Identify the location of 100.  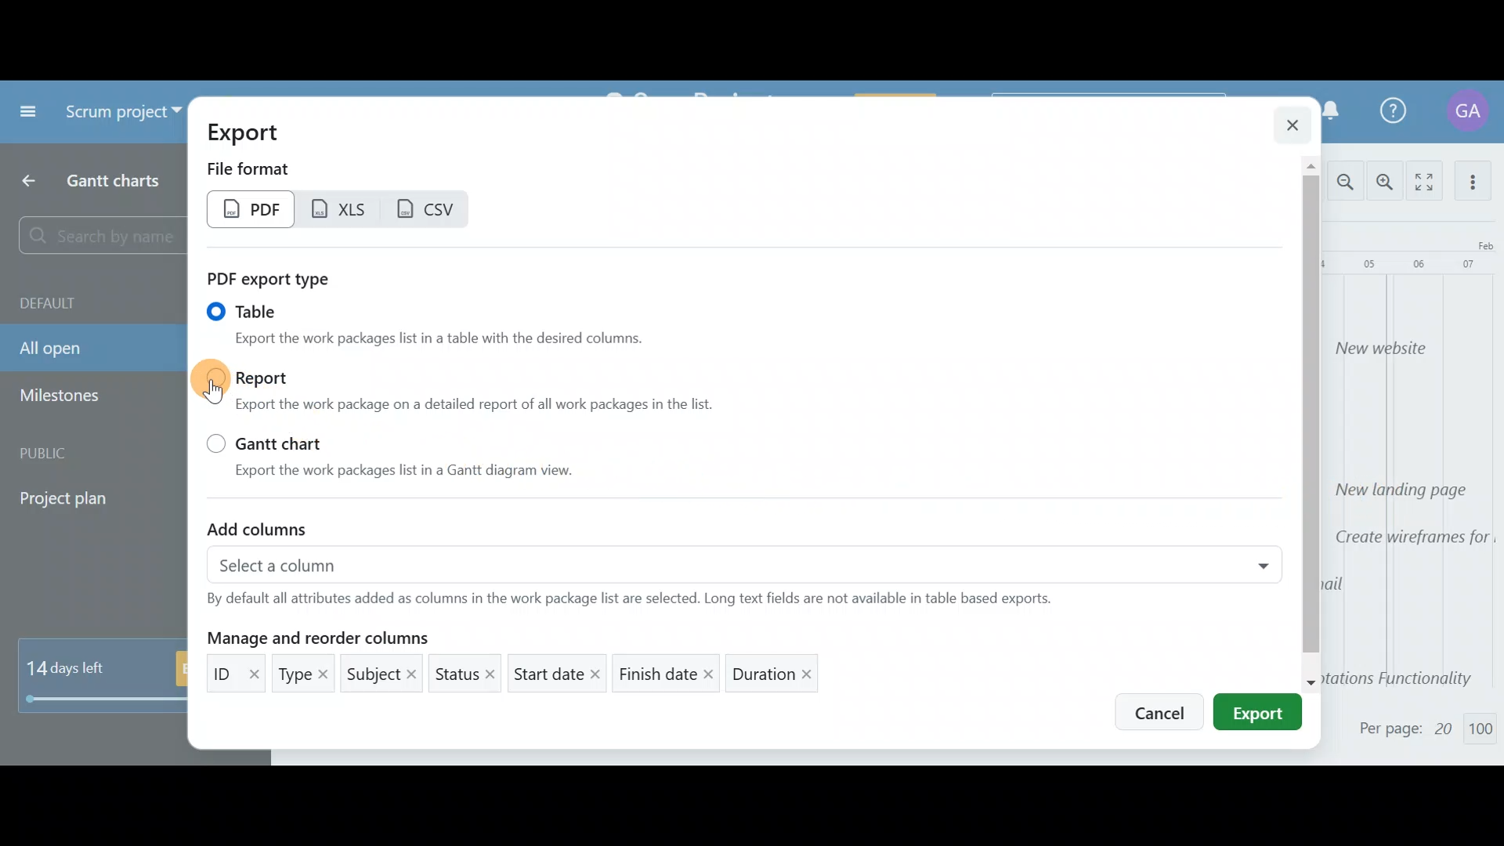
(1484, 725).